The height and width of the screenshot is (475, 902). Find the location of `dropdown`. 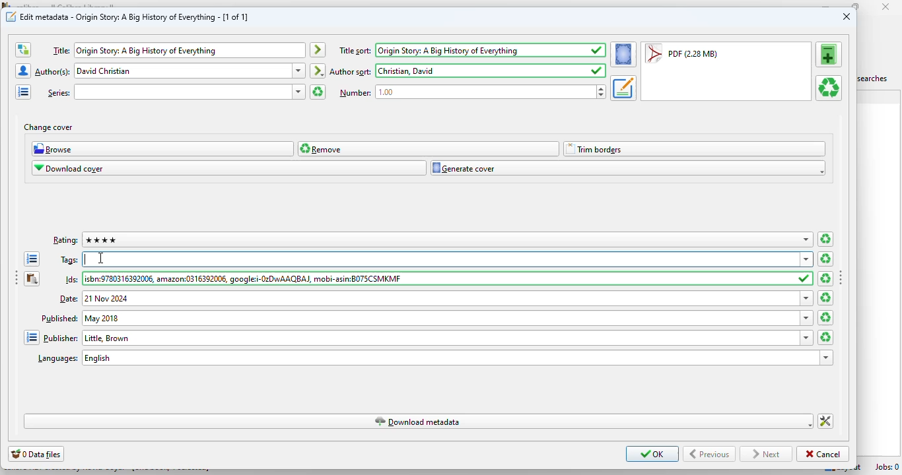

dropdown is located at coordinates (807, 338).